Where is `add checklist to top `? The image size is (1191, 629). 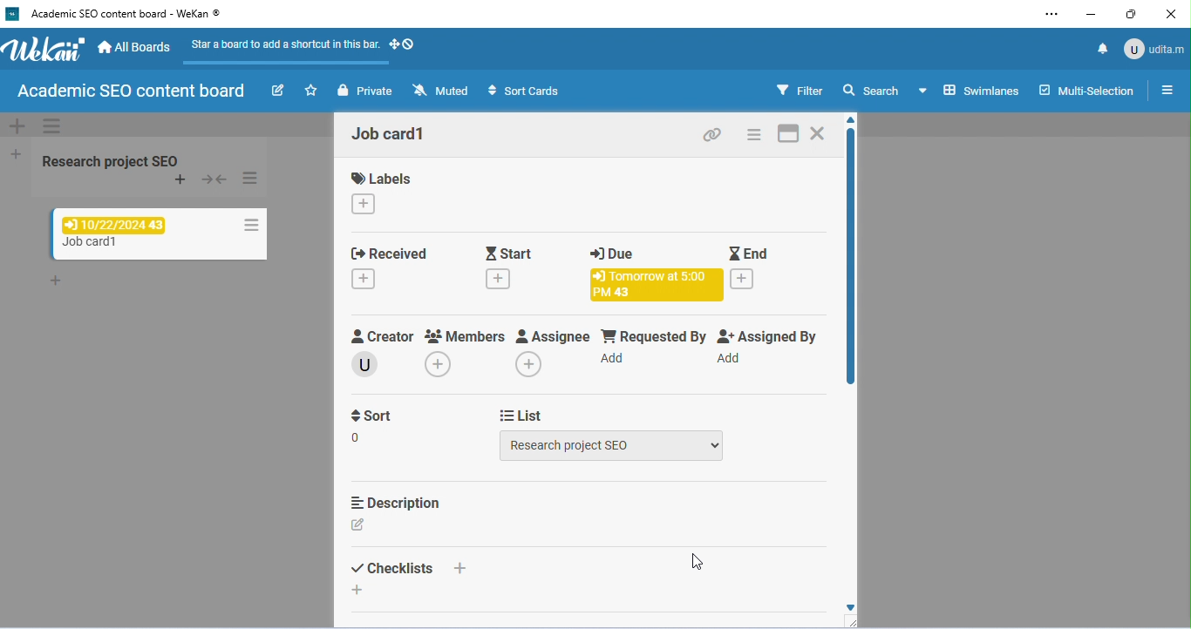
add checklist to top  is located at coordinates (460, 568).